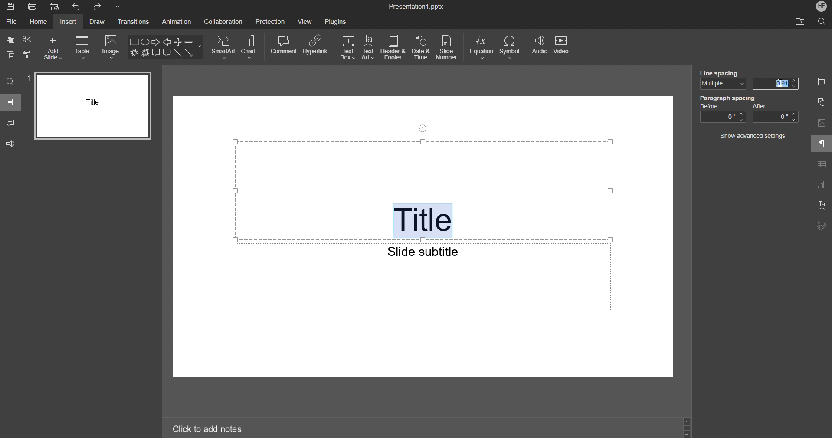  What do you see at coordinates (32, 7) in the screenshot?
I see `Print` at bounding box center [32, 7].